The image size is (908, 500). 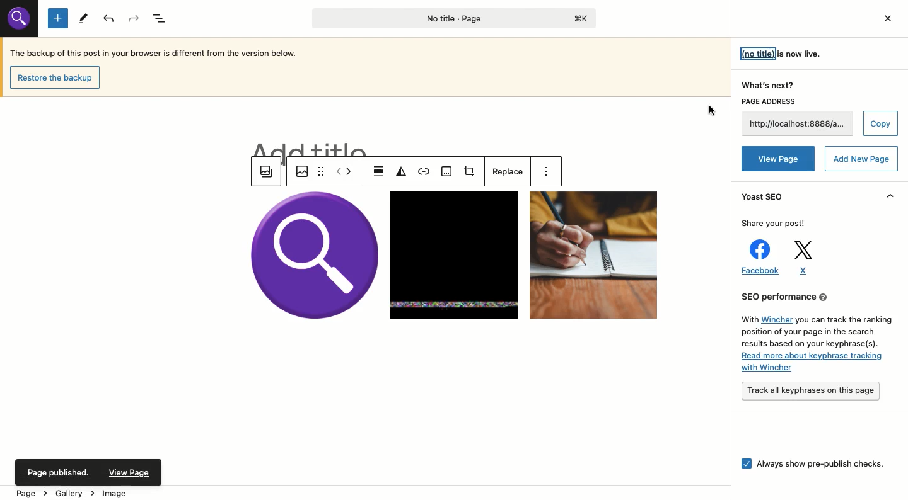 What do you see at coordinates (344, 172) in the screenshot?
I see `Move left right` at bounding box center [344, 172].